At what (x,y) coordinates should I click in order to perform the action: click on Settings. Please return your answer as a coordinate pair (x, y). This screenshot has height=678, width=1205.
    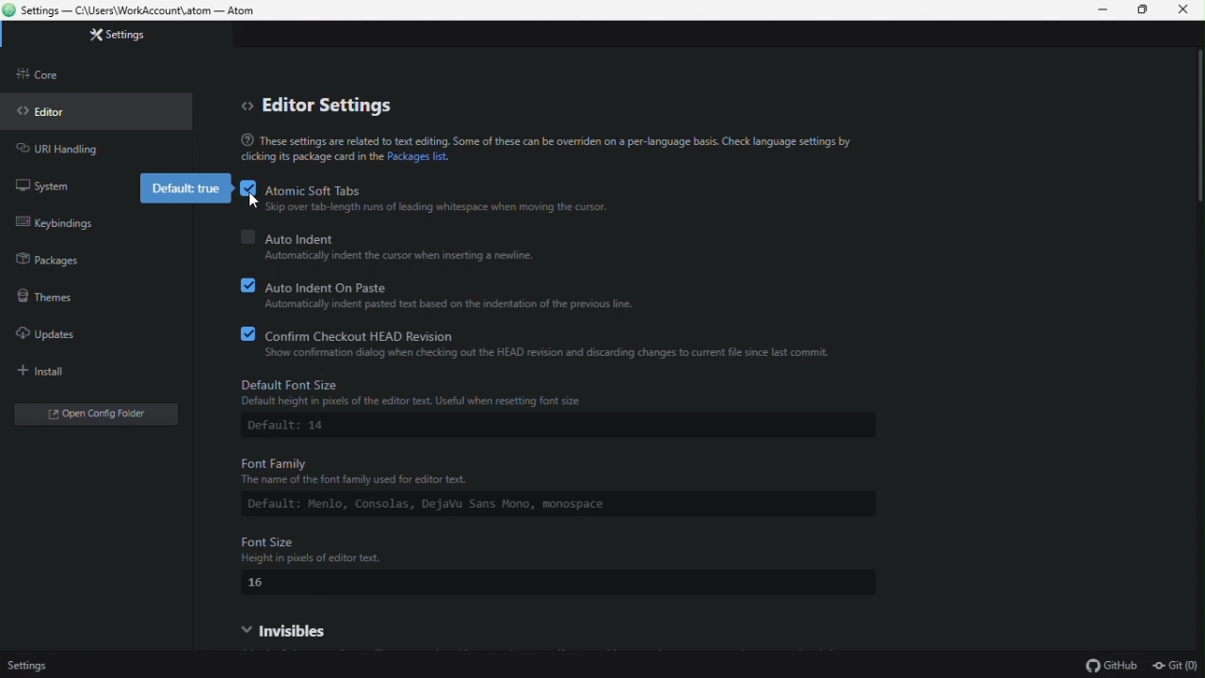
    Looking at the image, I should click on (133, 36).